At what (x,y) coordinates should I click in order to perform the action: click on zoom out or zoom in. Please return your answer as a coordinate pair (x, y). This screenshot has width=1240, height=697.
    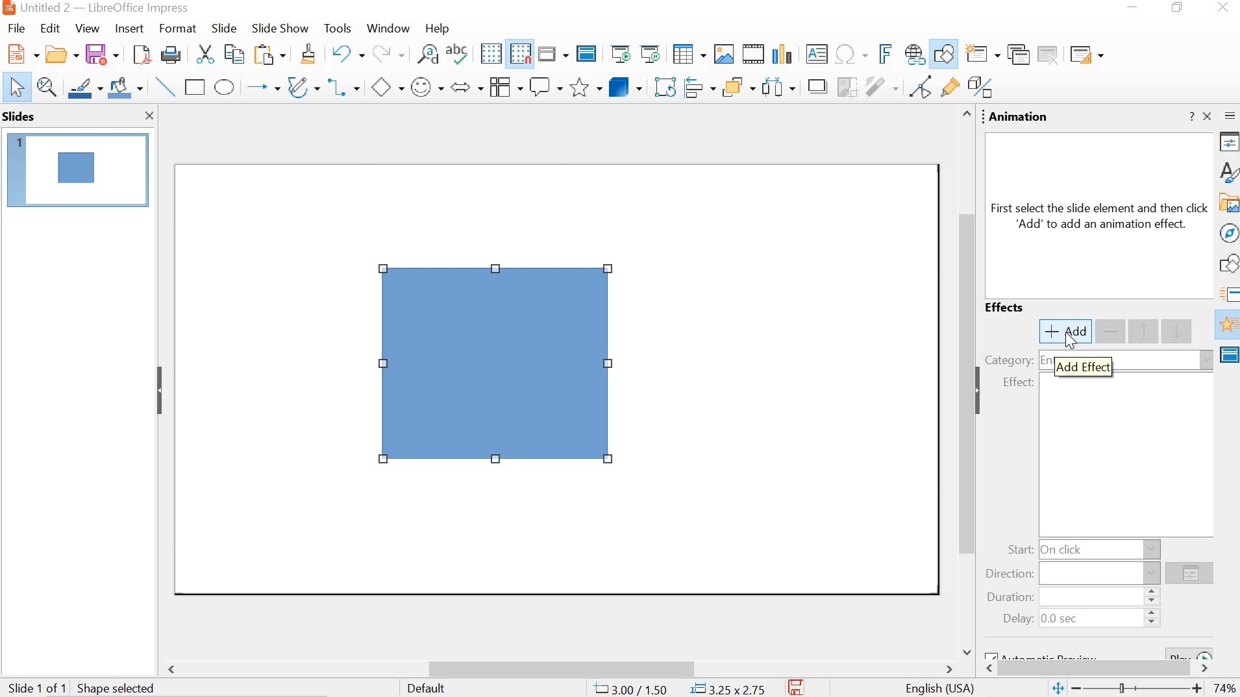
    Looking at the image, I should click on (1128, 689).